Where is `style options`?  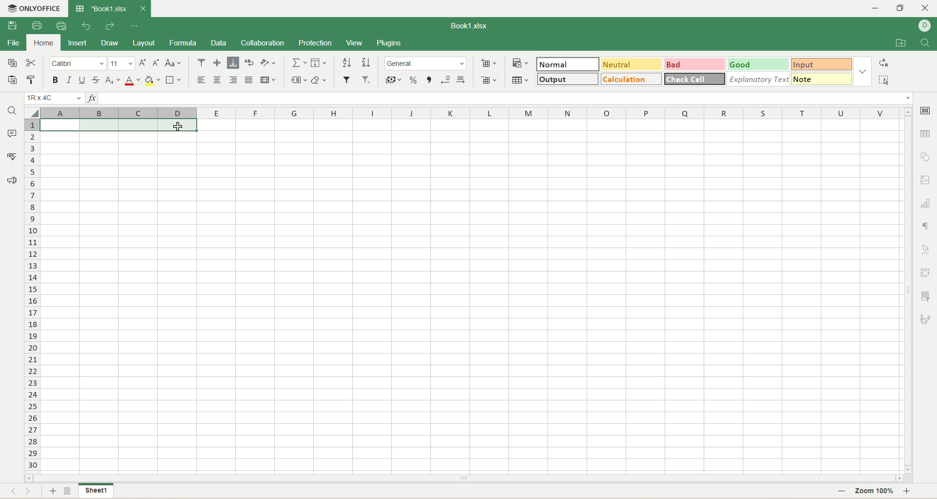 style options is located at coordinates (861, 71).